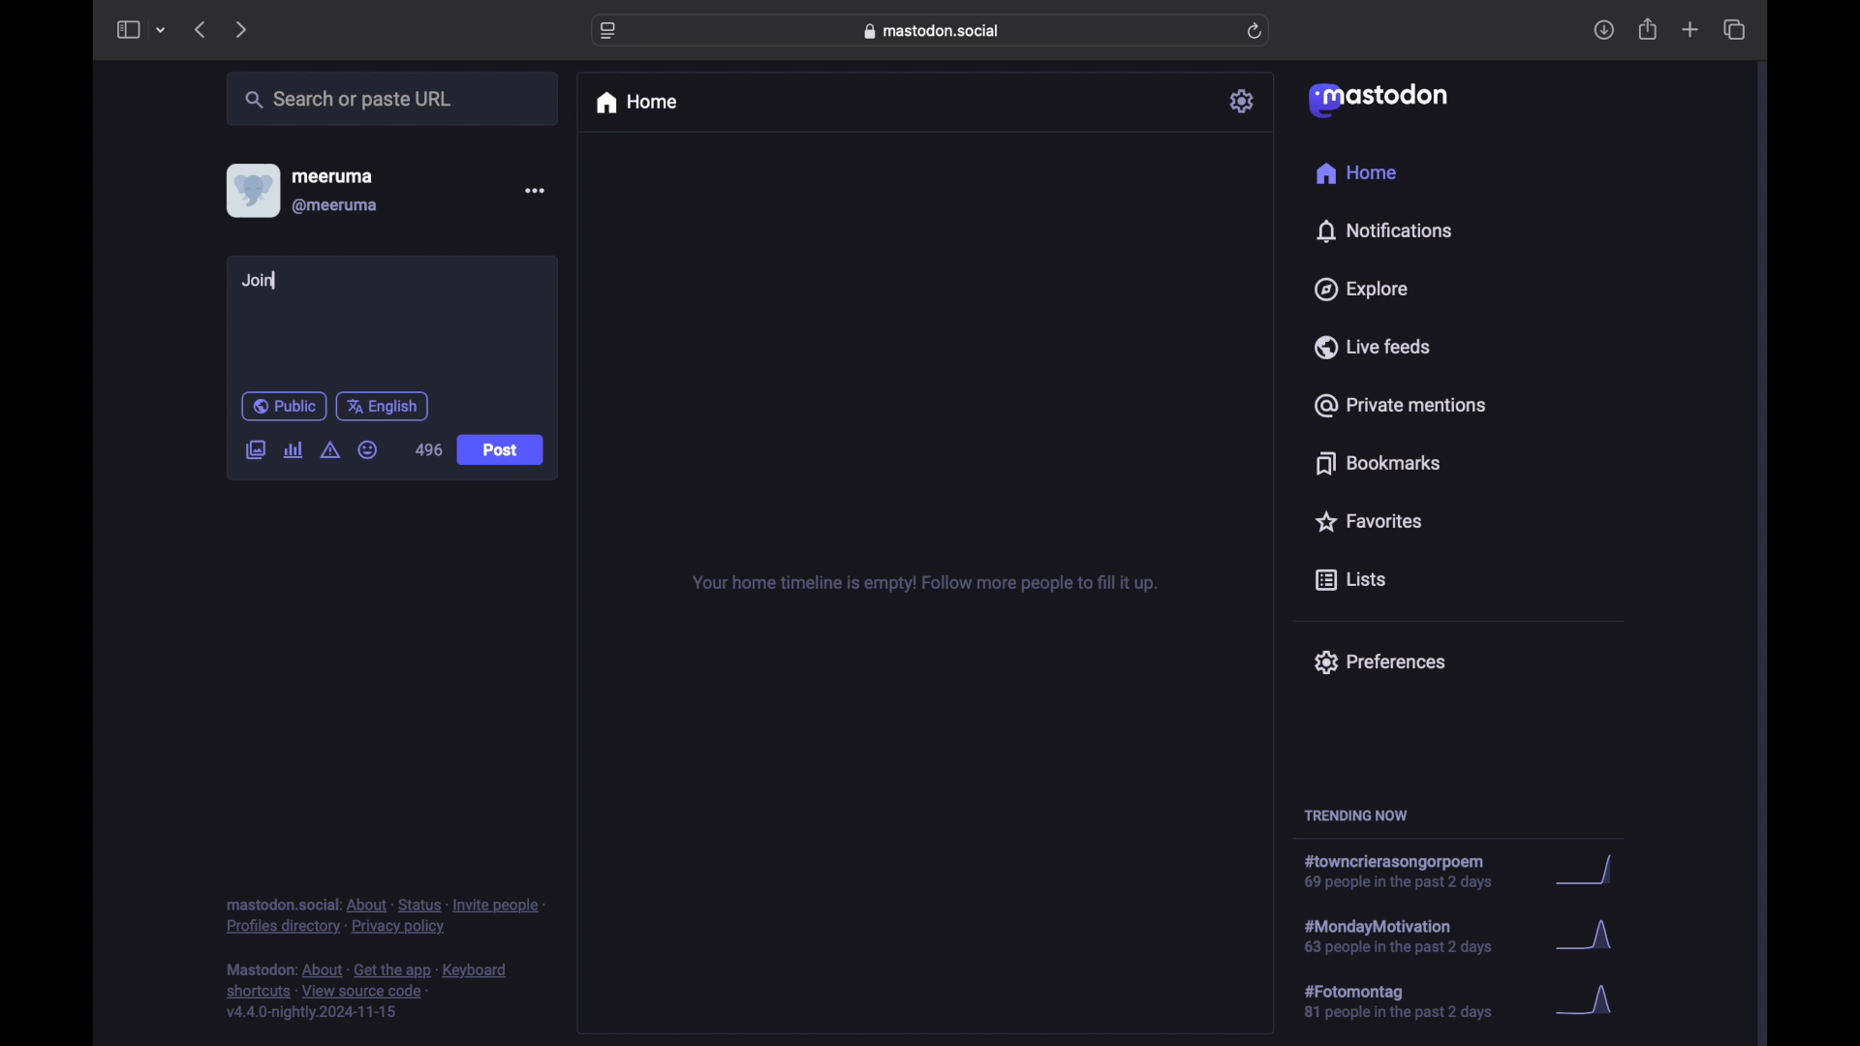 This screenshot has height=1046, width=1860. Describe the element at coordinates (1256, 32) in the screenshot. I see `refresh` at that location.